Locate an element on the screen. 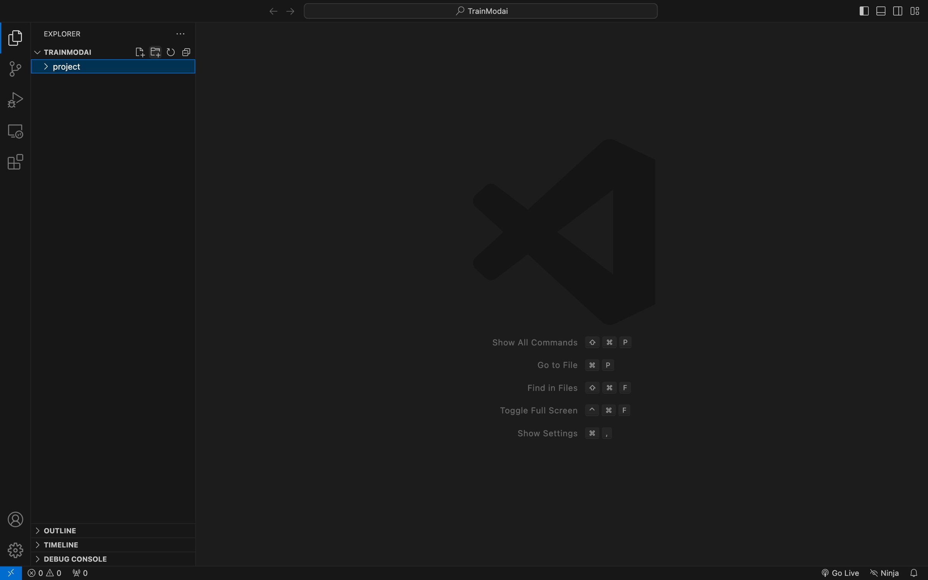  remote explore is located at coordinates (15, 130).